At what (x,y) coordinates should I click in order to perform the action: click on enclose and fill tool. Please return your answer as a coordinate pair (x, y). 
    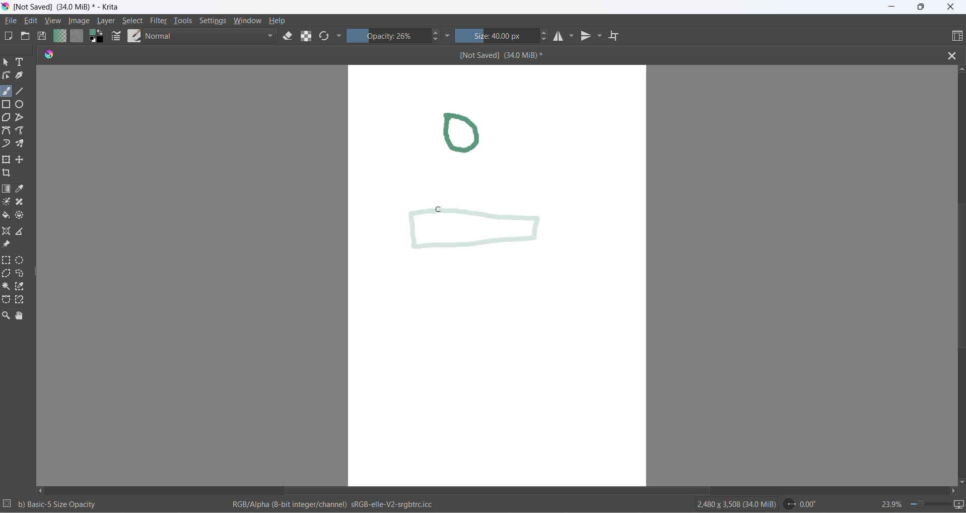
    Looking at the image, I should click on (23, 214).